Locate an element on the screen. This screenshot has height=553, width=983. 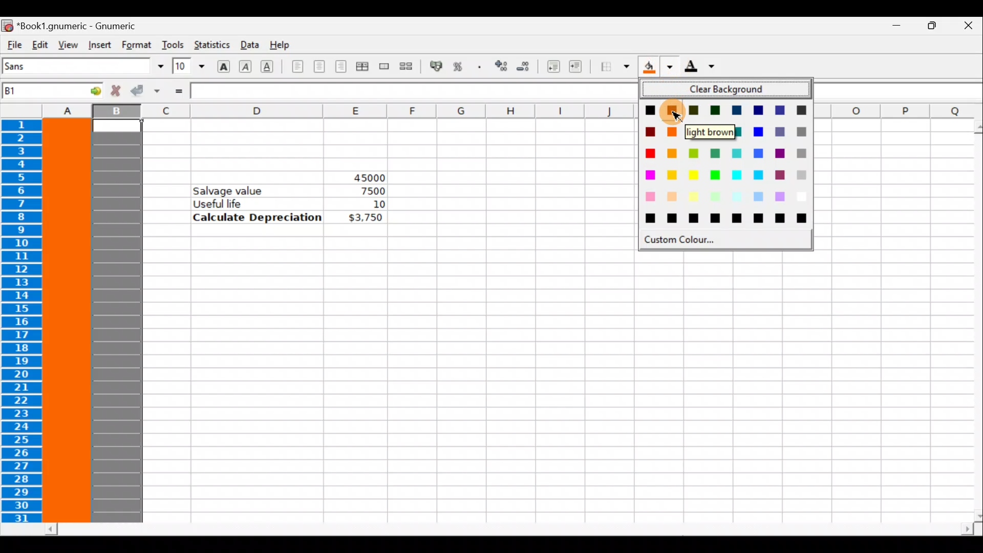
Increase indent, align contents to the left is located at coordinates (580, 68).